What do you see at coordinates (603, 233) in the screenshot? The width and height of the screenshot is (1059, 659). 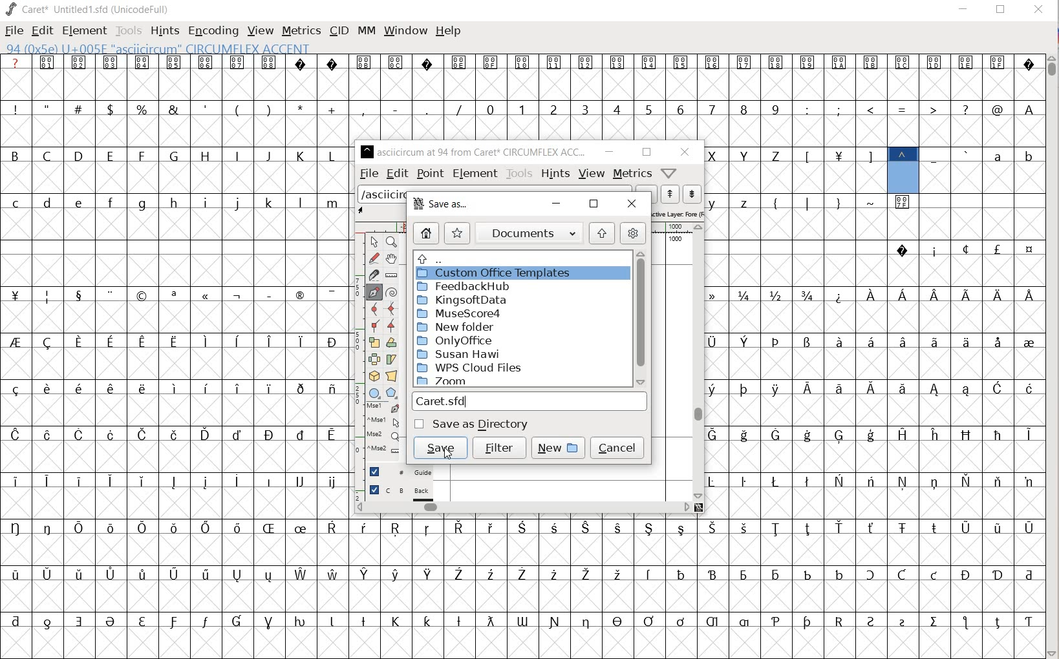 I see `up` at bounding box center [603, 233].